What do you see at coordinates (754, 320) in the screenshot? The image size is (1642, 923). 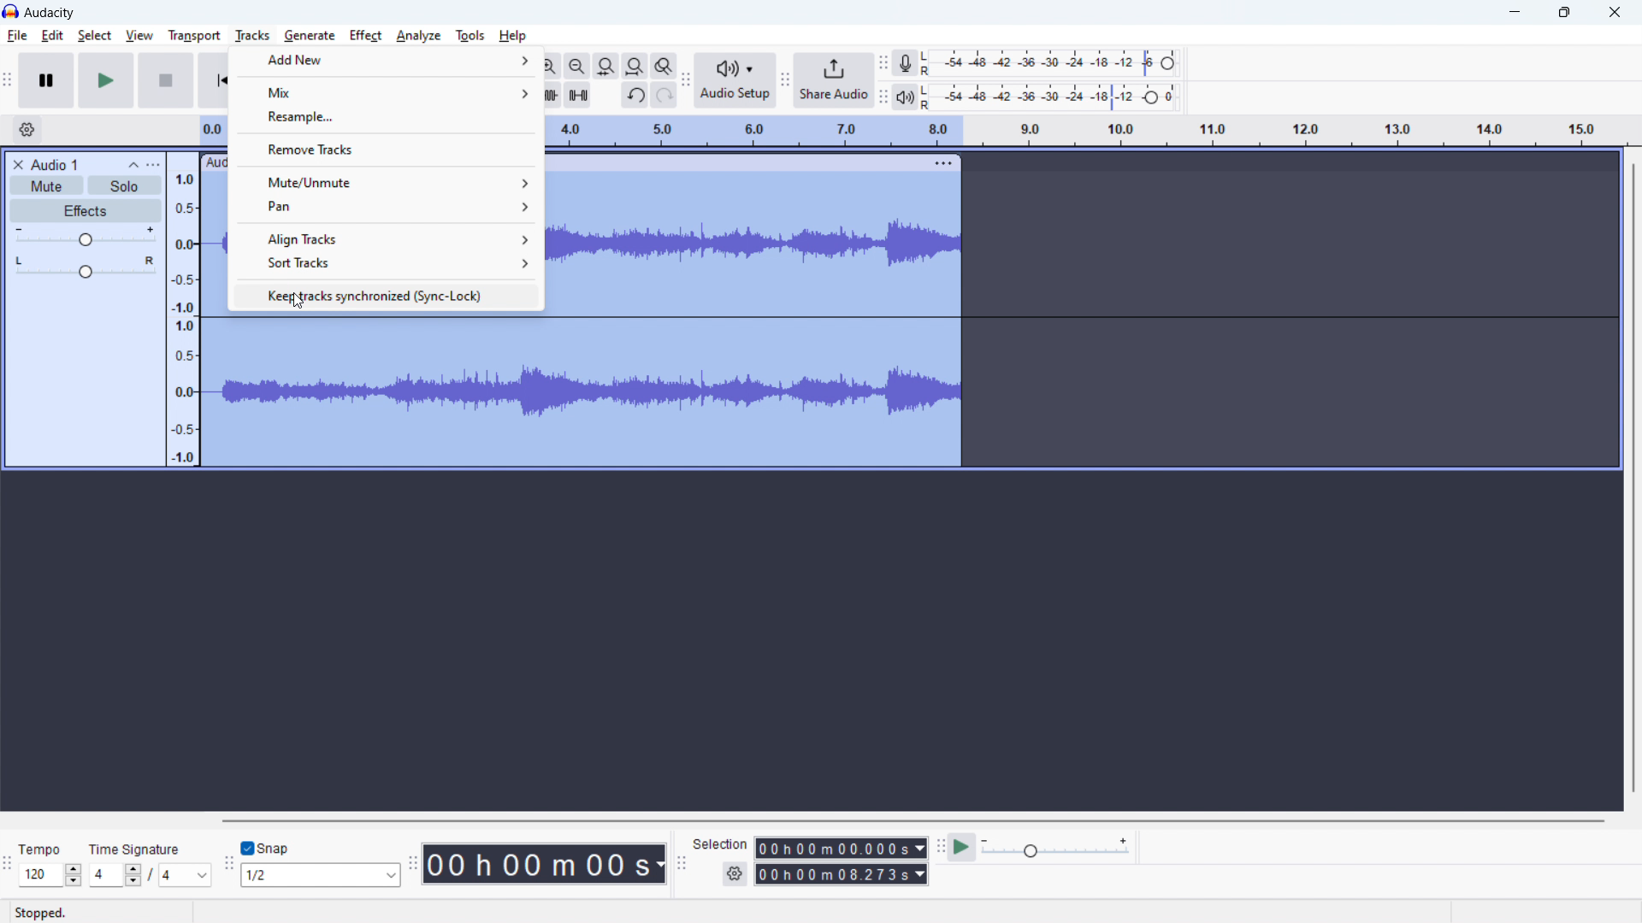 I see `track selcted` at bounding box center [754, 320].